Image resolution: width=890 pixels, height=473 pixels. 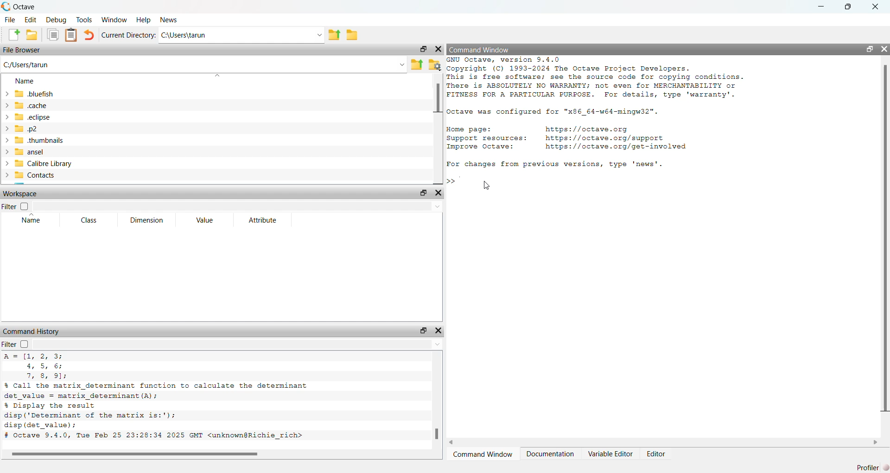 What do you see at coordinates (434, 65) in the screenshot?
I see `browse directories` at bounding box center [434, 65].